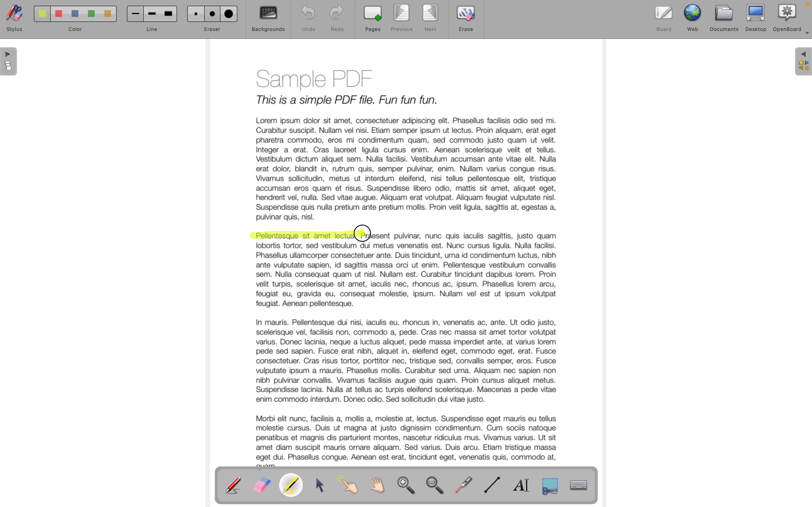  What do you see at coordinates (321, 486) in the screenshot?
I see `select` at bounding box center [321, 486].